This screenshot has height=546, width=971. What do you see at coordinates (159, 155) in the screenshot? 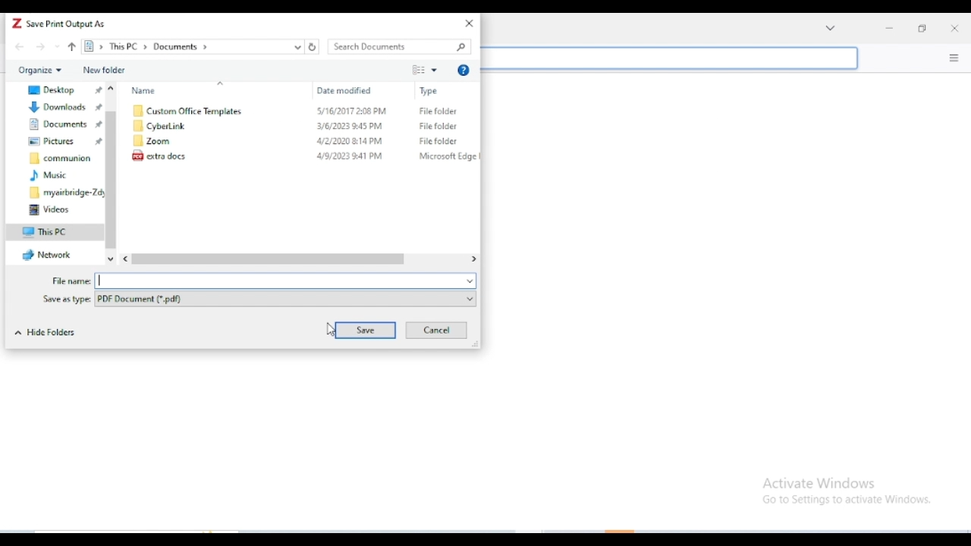
I see `extra docs document` at bounding box center [159, 155].